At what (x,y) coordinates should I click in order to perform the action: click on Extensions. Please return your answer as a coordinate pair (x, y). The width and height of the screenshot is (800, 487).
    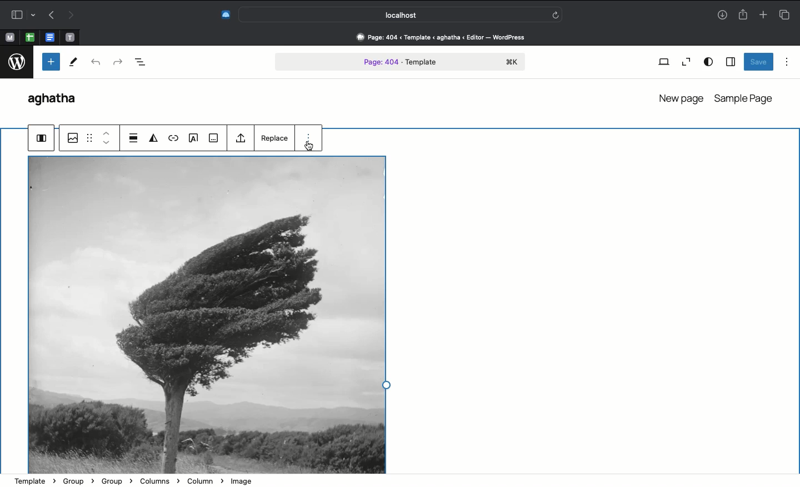
    Looking at the image, I should click on (224, 16).